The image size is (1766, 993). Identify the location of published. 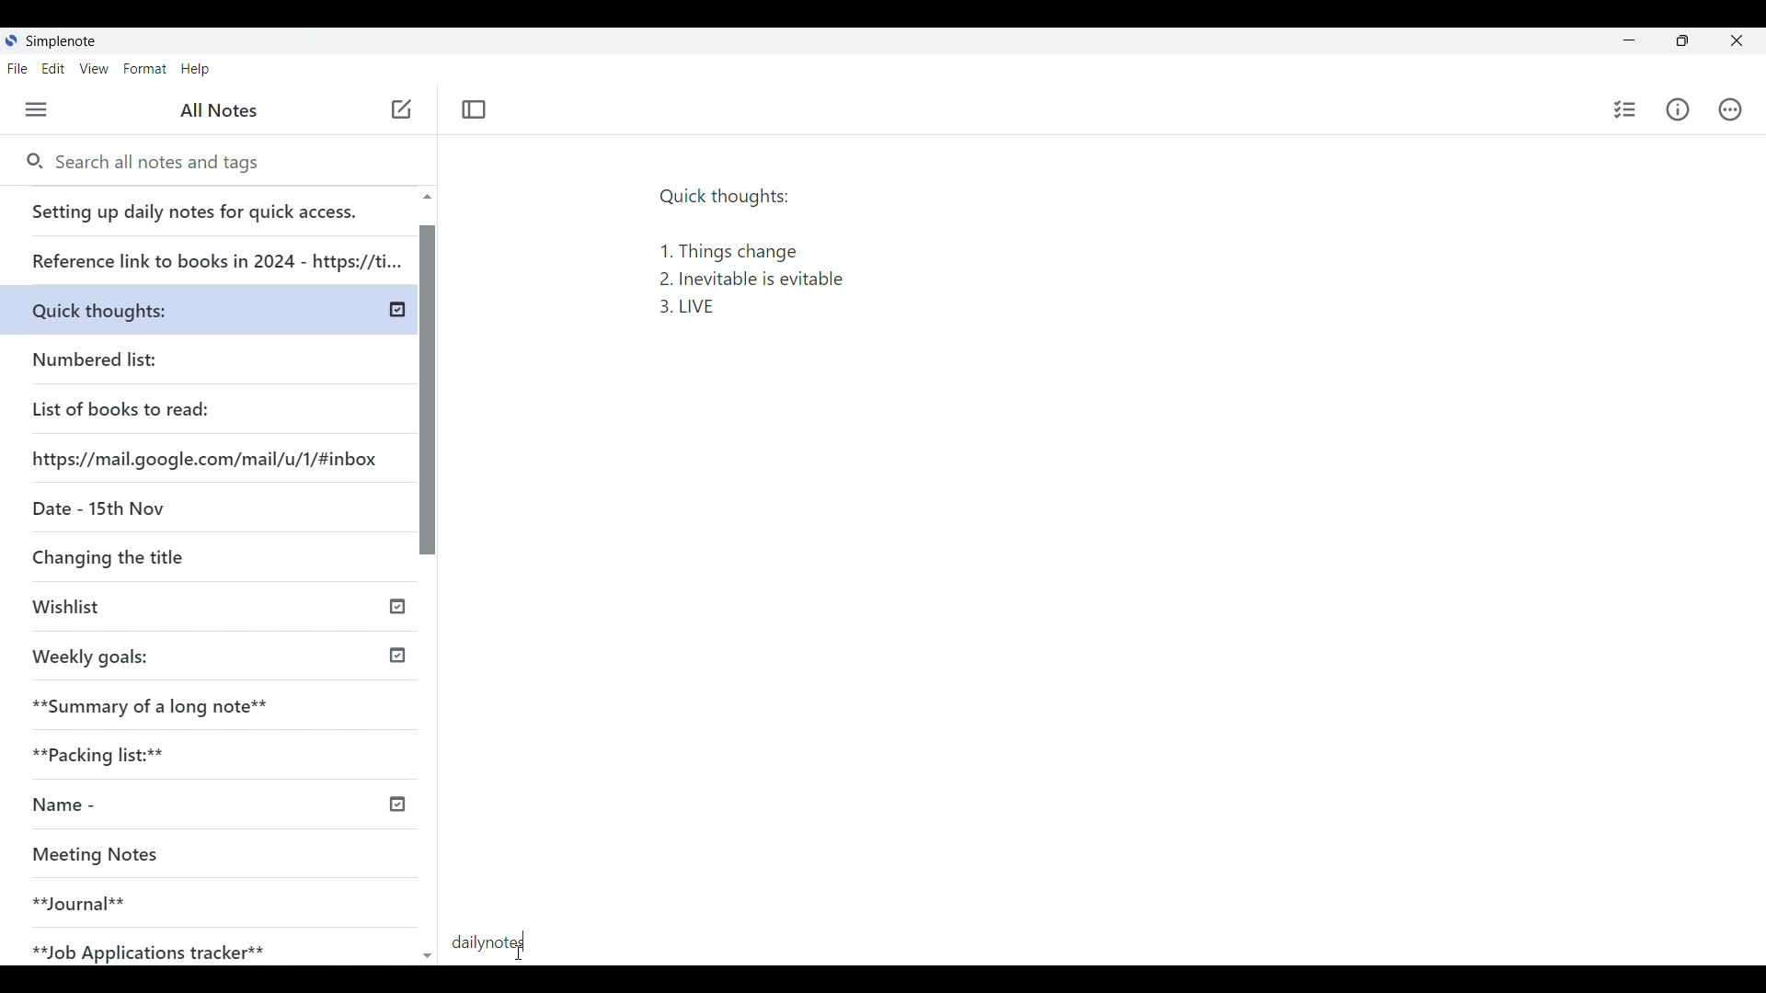
(397, 656).